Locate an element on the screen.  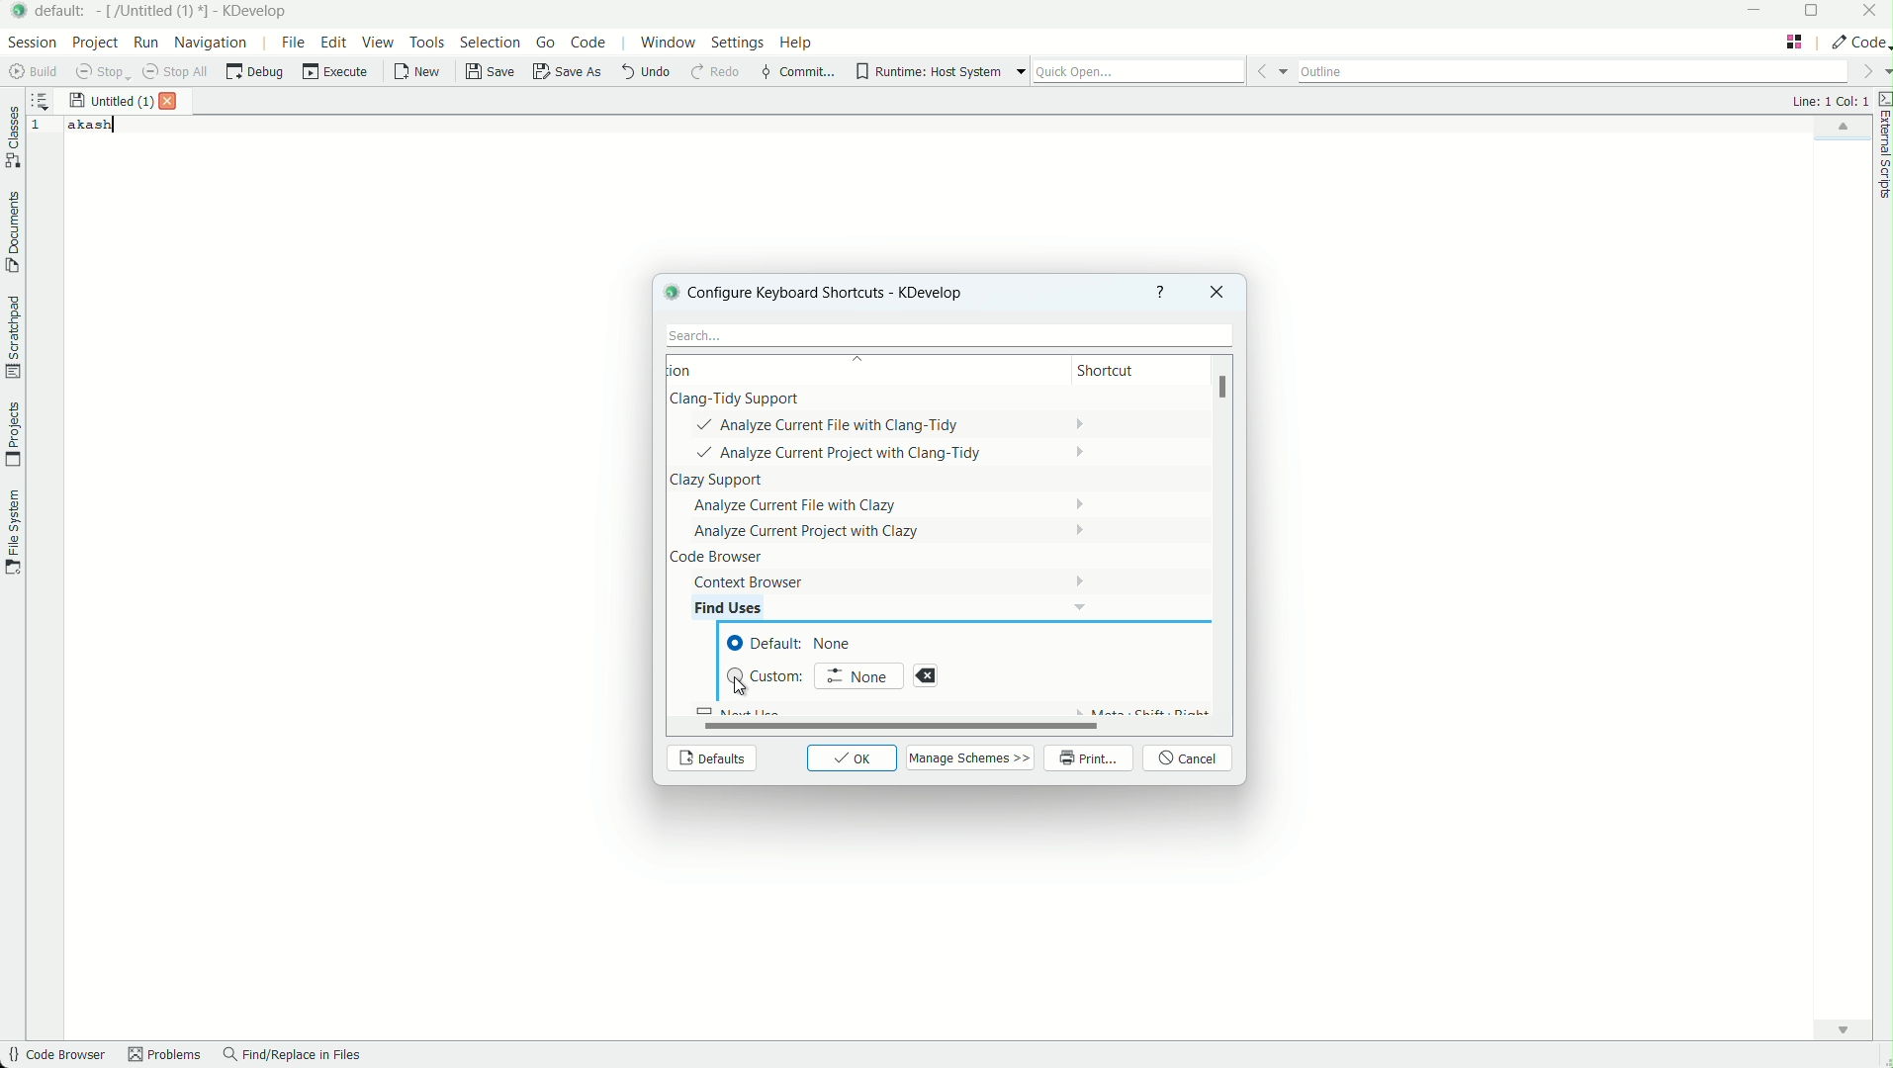
quick open is located at coordinates (1138, 72).